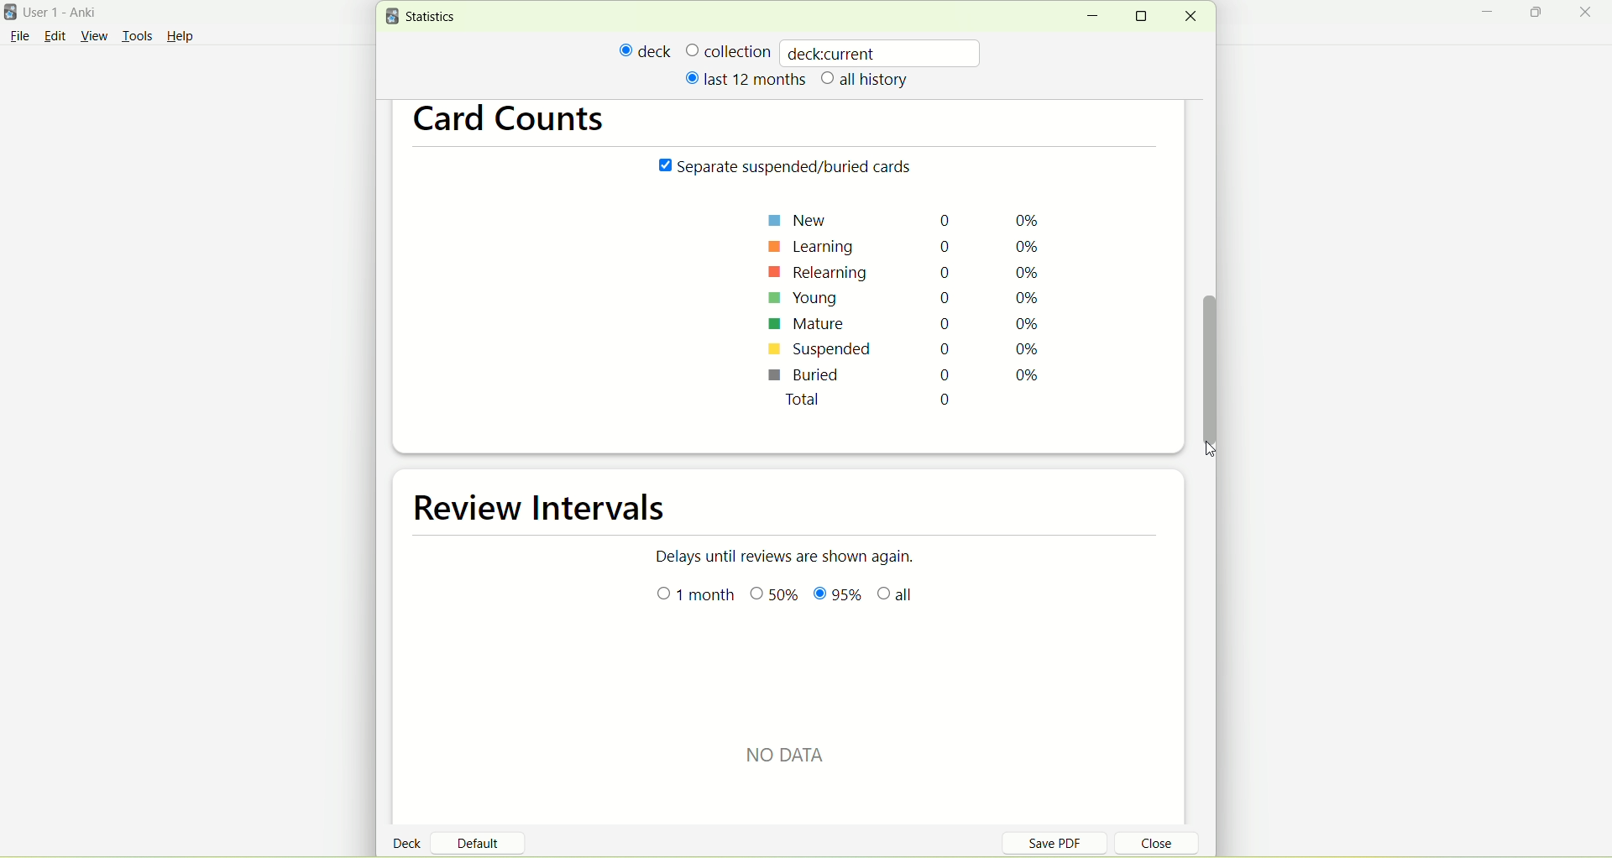 Image resolution: width=1612 pixels, height=858 pixels. Describe the element at coordinates (97, 37) in the screenshot. I see `view` at that location.